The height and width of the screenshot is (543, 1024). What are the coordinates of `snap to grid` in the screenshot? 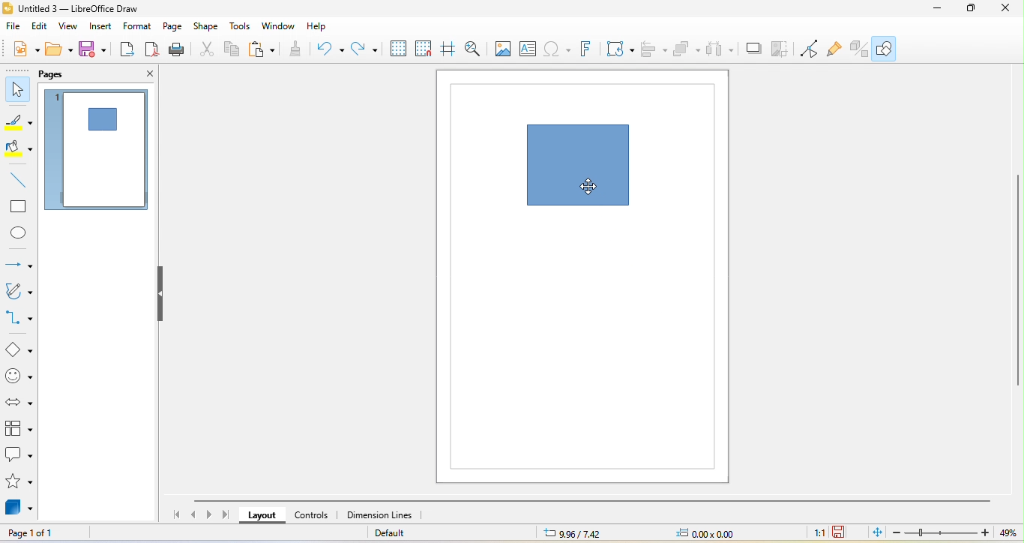 It's located at (423, 51).